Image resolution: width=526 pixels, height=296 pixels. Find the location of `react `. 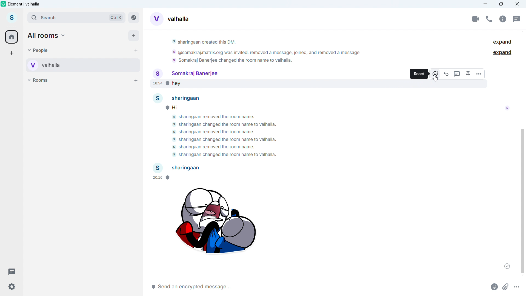

react  is located at coordinates (436, 73).